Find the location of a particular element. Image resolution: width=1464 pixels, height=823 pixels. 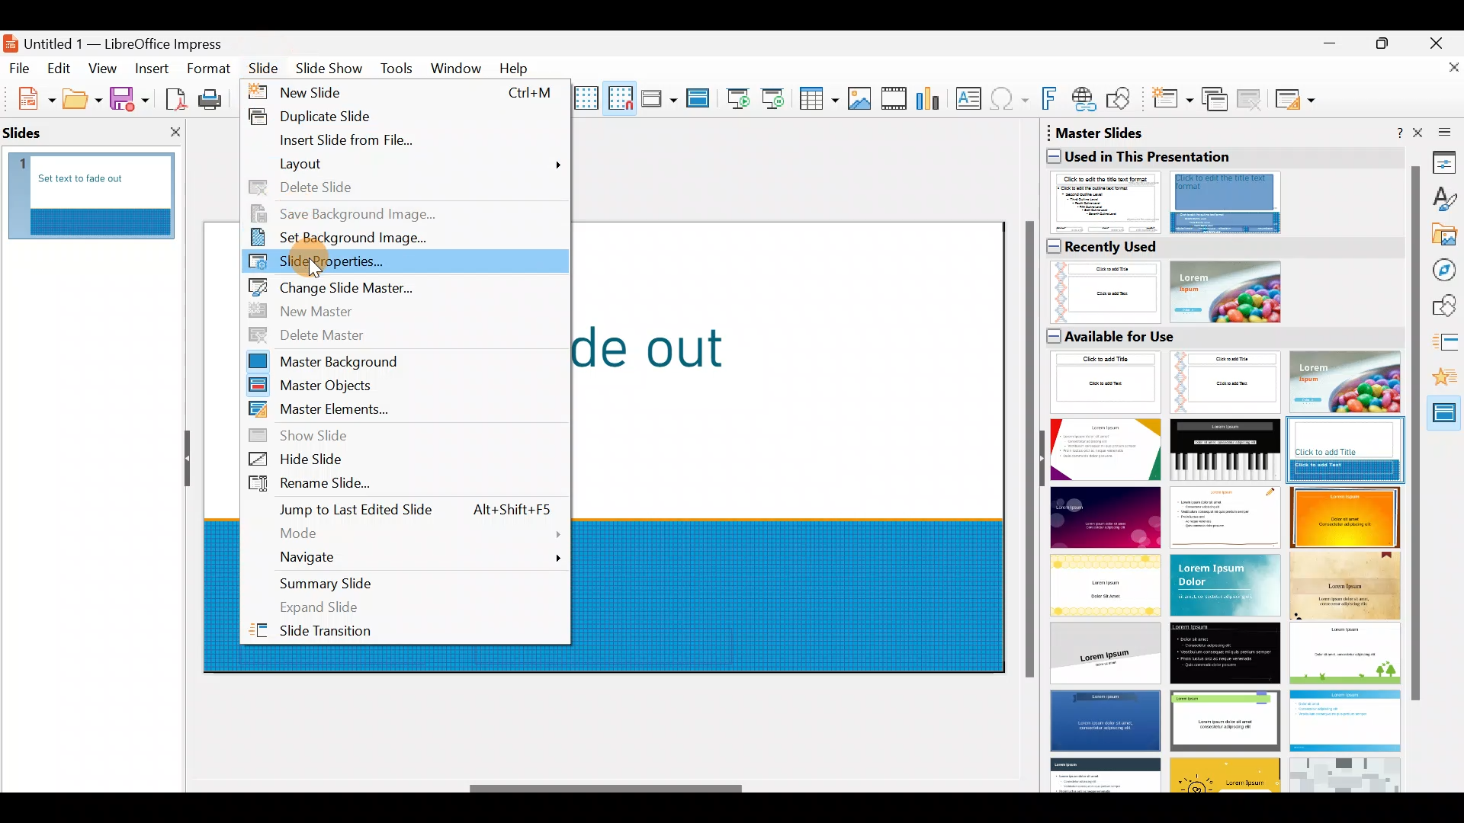

New slide is located at coordinates (404, 93).